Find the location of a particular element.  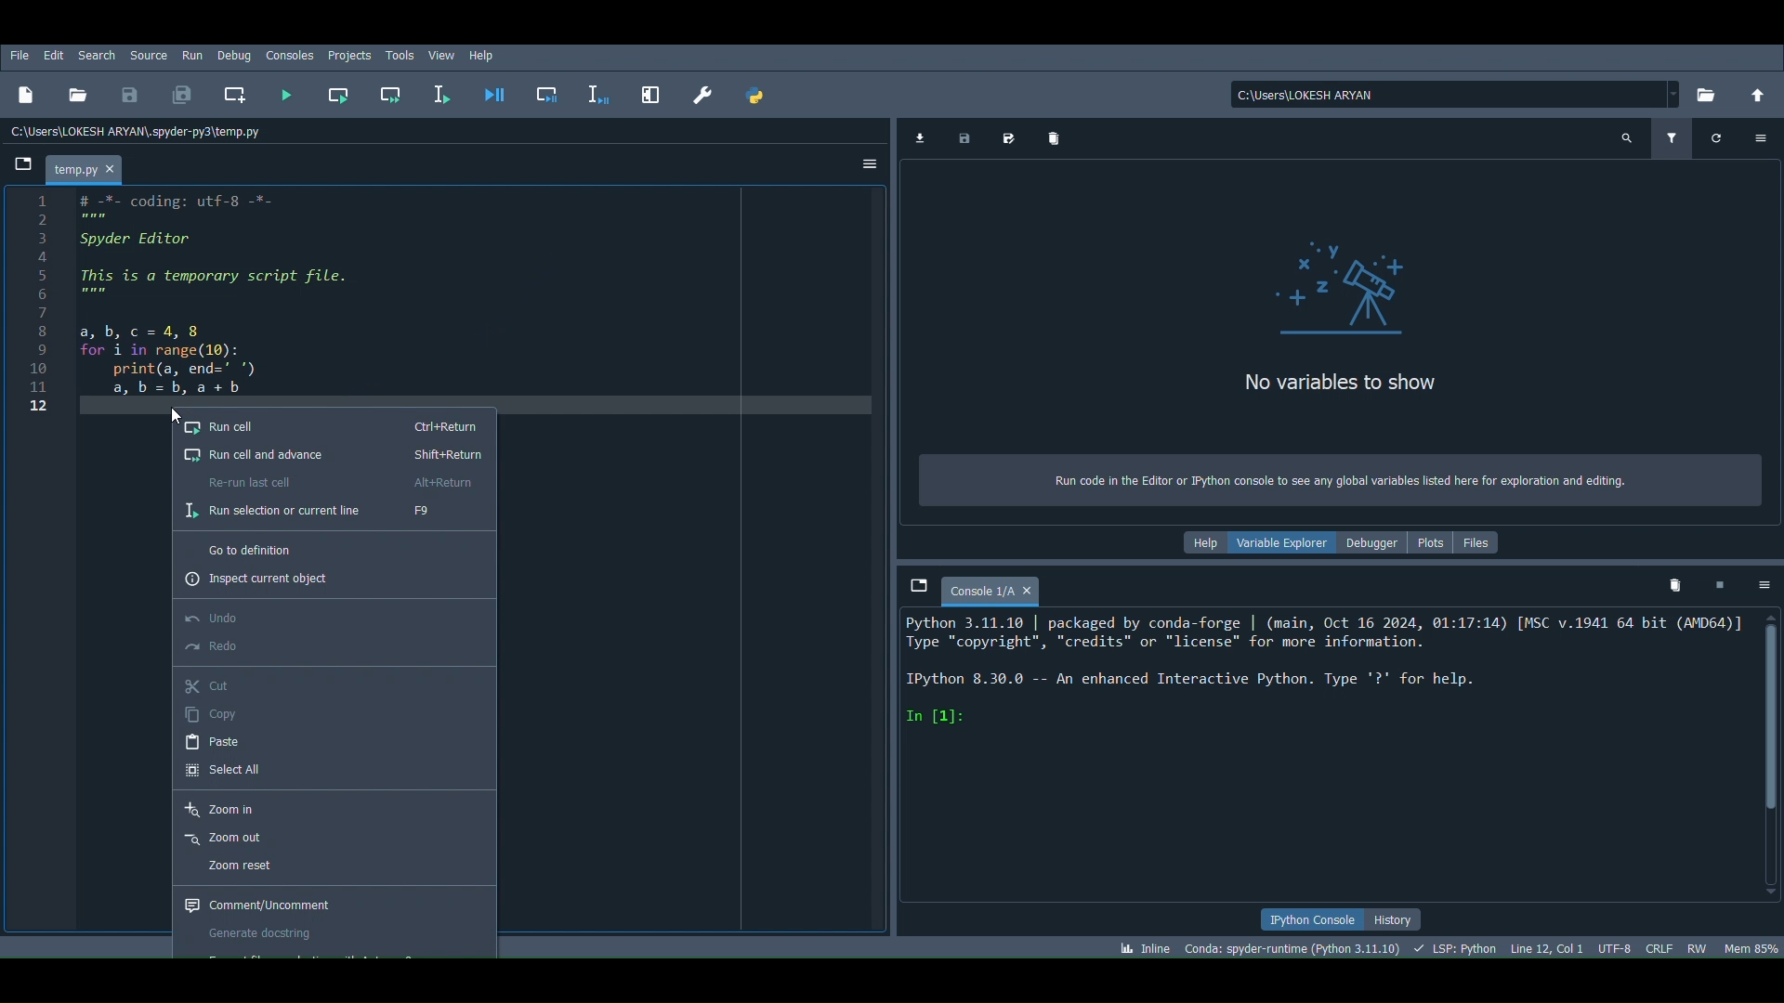

Browse tabs is located at coordinates (22, 163).